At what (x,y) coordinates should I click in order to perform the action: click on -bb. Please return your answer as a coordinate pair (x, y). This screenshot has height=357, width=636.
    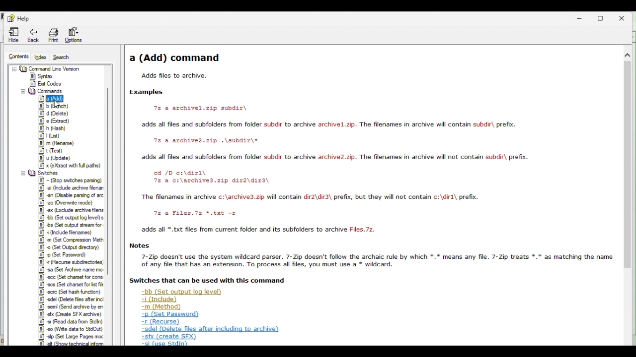
    Looking at the image, I should click on (72, 218).